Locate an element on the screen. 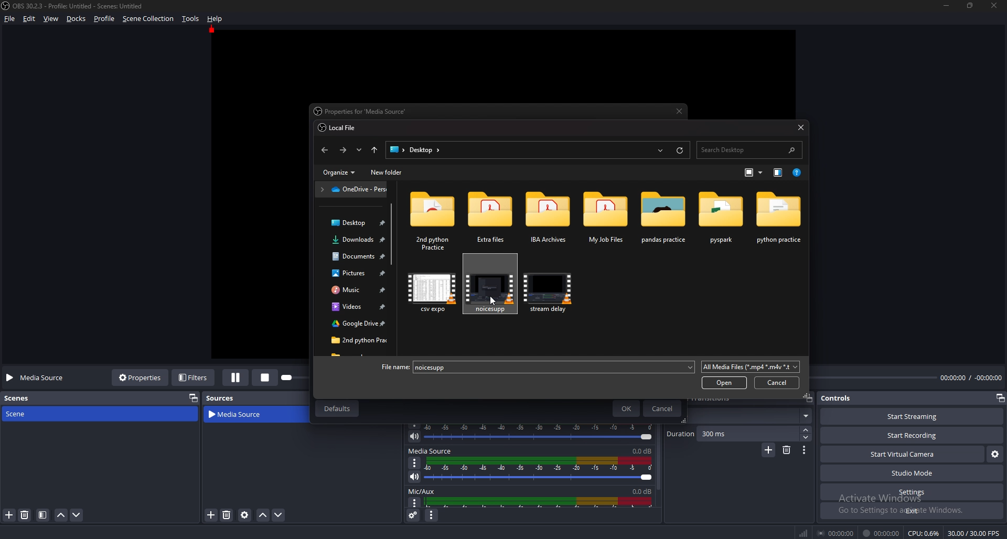 The image size is (1007, 539). scenes is located at coordinates (22, 397).